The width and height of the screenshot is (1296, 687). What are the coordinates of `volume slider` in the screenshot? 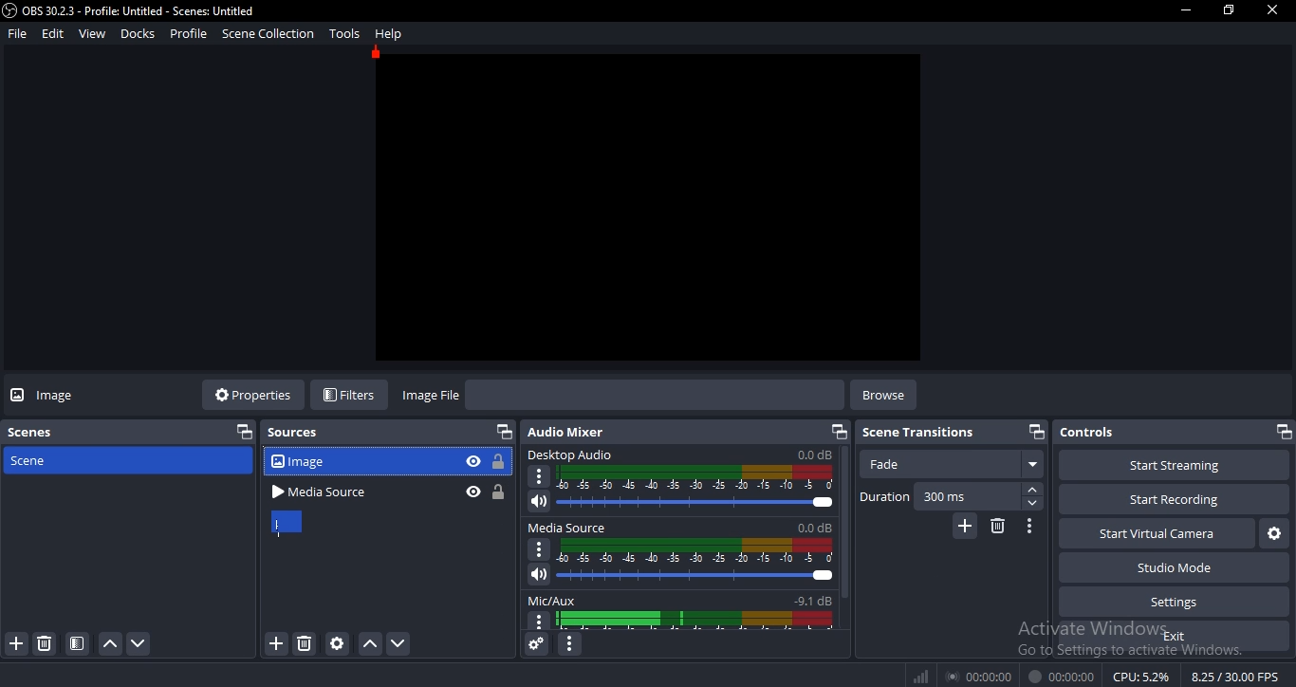 It's located at (682, 576).